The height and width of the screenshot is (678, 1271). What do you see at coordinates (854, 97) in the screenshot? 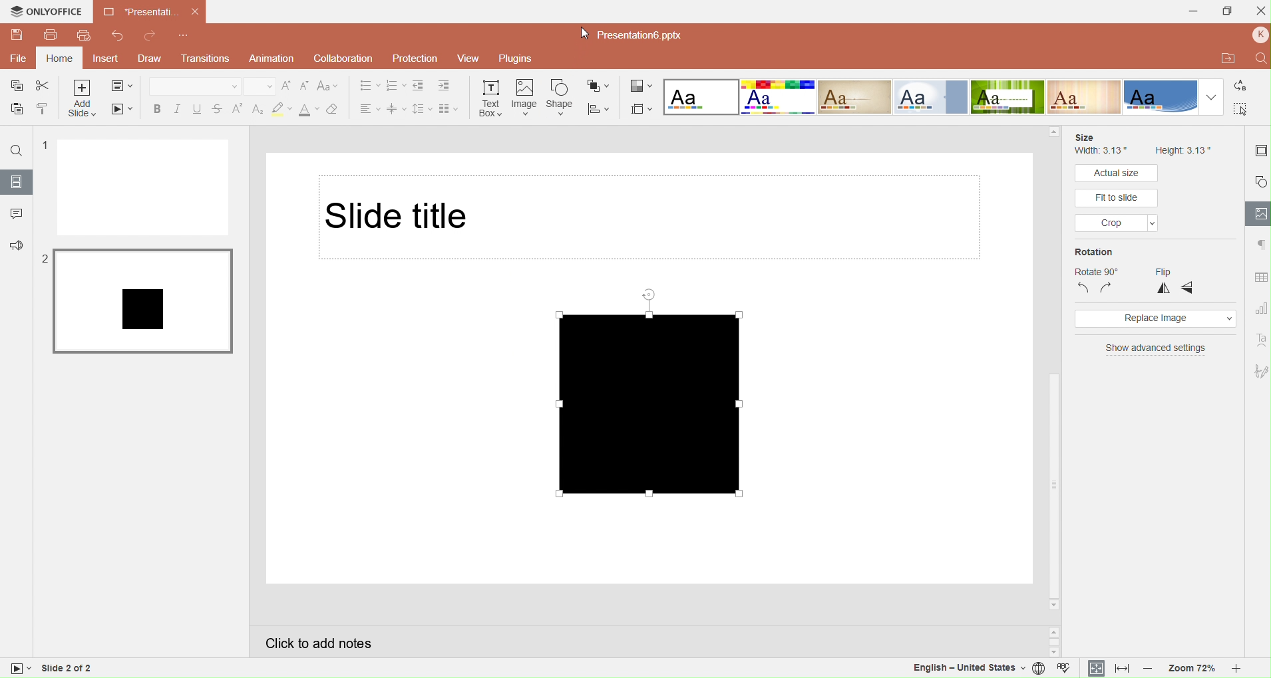
I see `Classic` at bounding box center [854, 97].